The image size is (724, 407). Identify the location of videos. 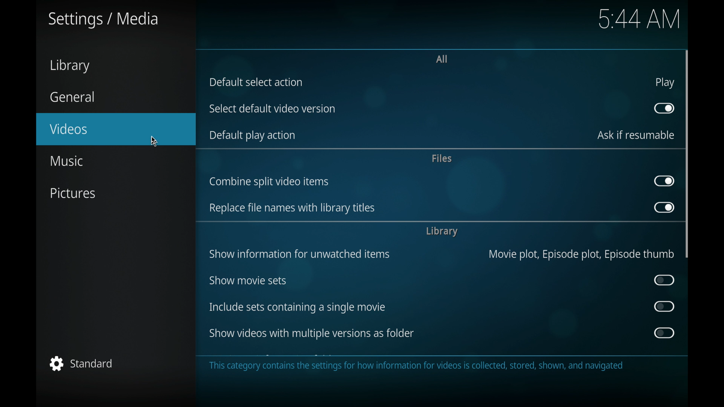
(116, 129).